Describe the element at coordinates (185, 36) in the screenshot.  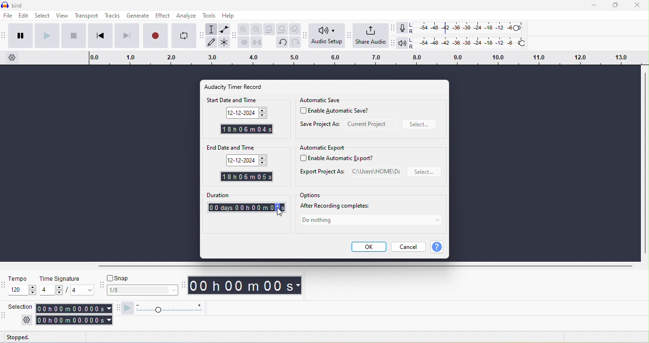
I see `enable looping` at that location.